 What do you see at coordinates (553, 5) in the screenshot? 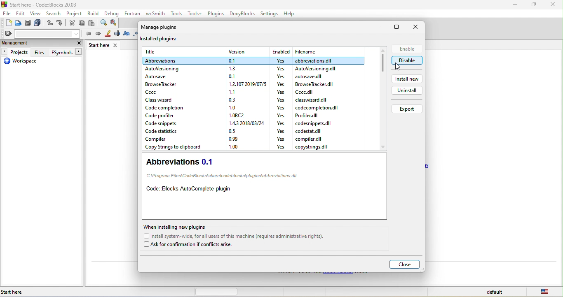
I see `close` at bounding box center [553, 5].